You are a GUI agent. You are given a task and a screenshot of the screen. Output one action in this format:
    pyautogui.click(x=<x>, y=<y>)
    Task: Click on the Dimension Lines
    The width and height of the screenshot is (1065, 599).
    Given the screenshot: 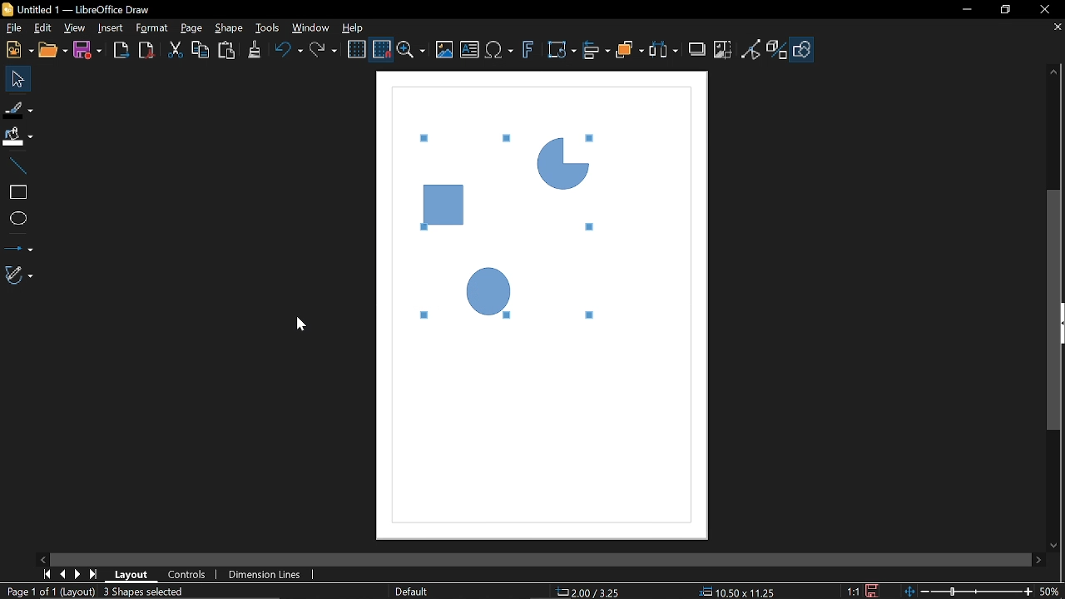 What is the action you would take?
    pyautogui.click(x=265, y=575)
    